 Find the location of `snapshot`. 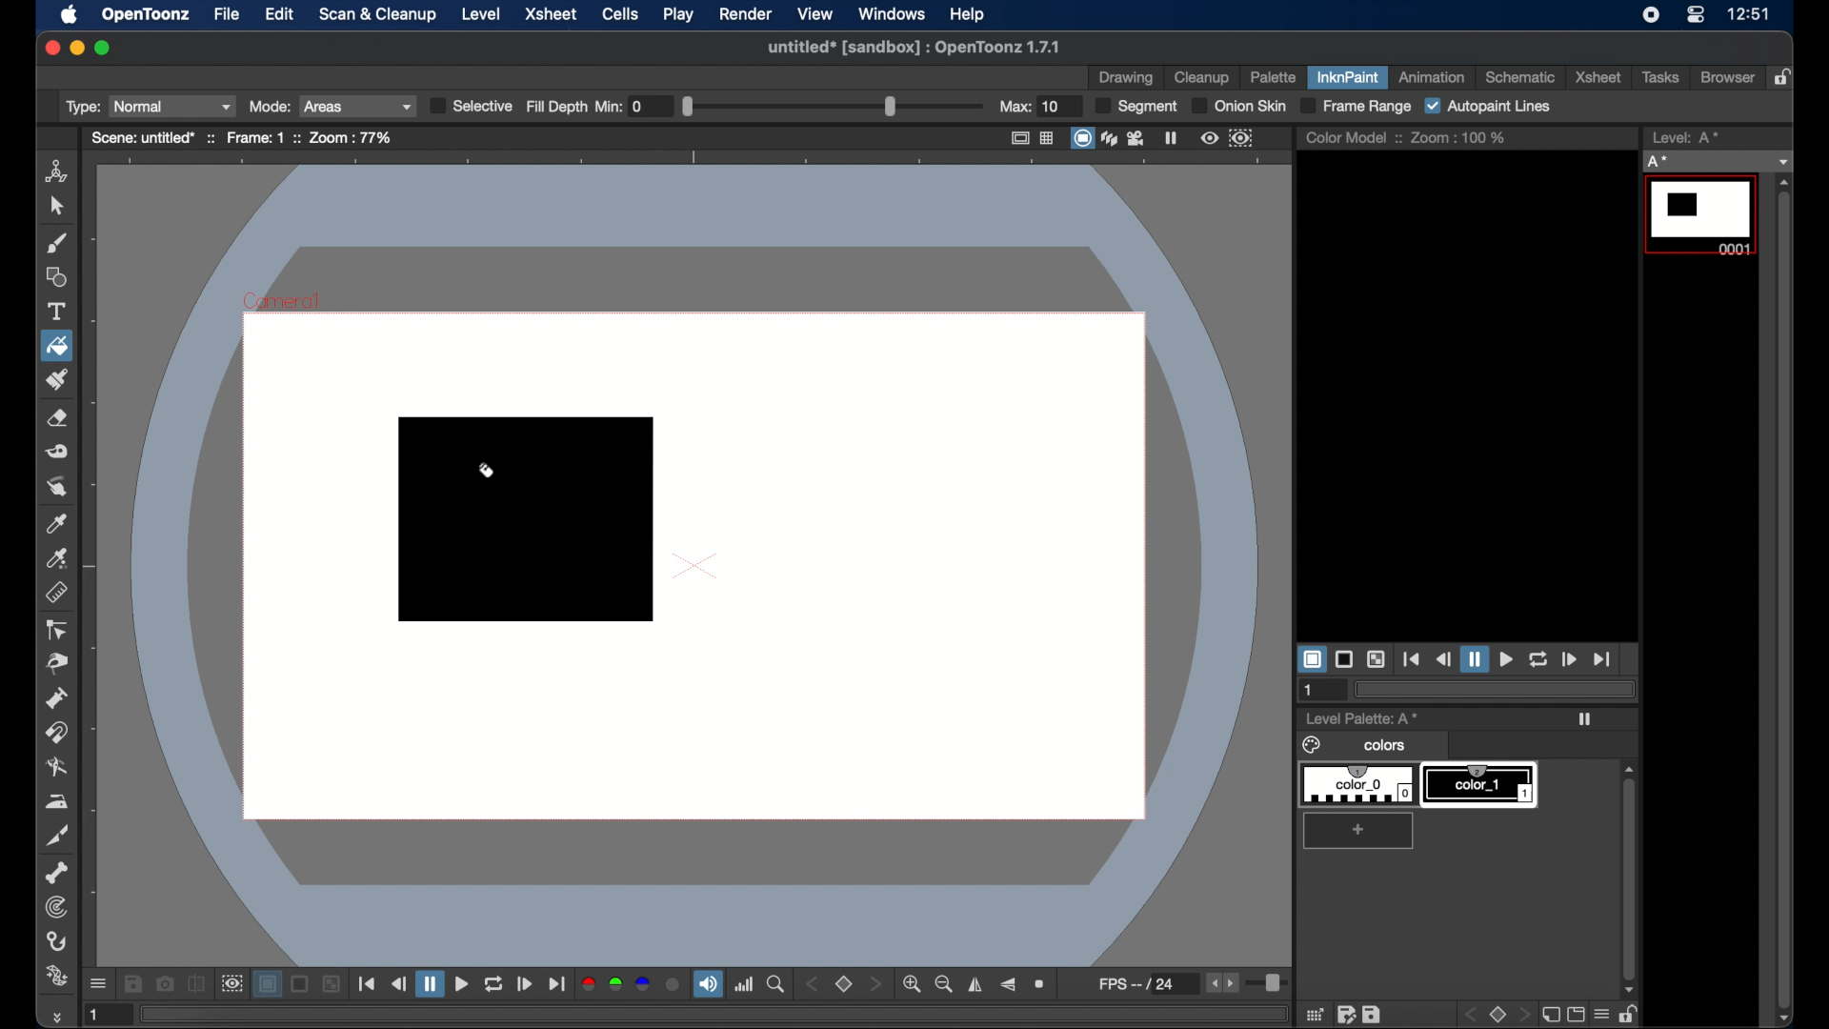

snapshot is located at coordinates (164, 982).